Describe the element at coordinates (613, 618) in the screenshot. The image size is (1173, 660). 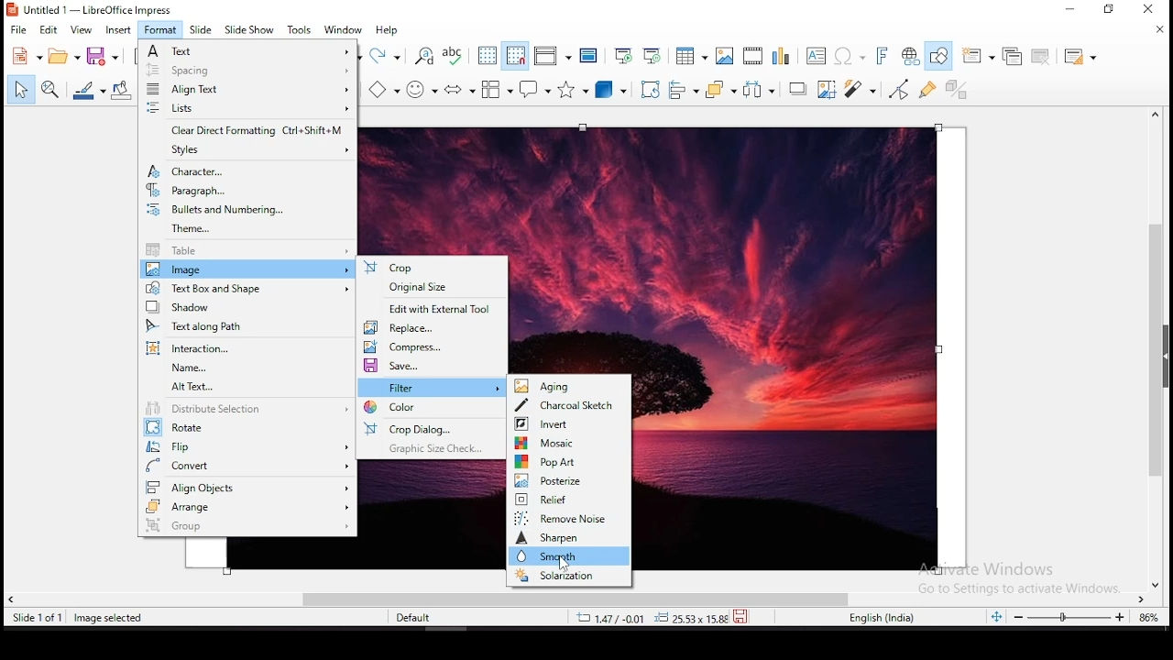
I see `12.40/4.25` at that location.